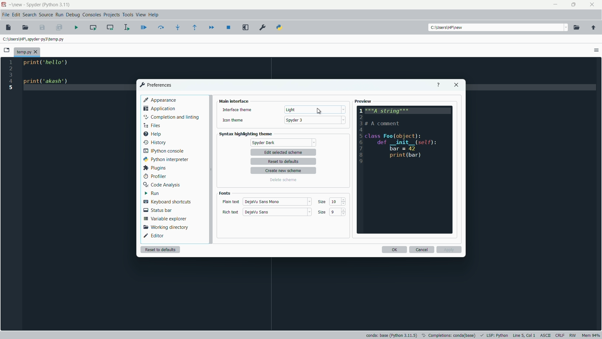  What do you see at coordinates (49, 73) in the screenshot?
I see `code` at bounding box center [49, 73].